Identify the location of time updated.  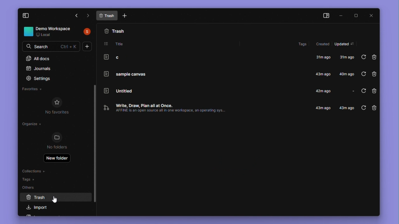
(348, 74).